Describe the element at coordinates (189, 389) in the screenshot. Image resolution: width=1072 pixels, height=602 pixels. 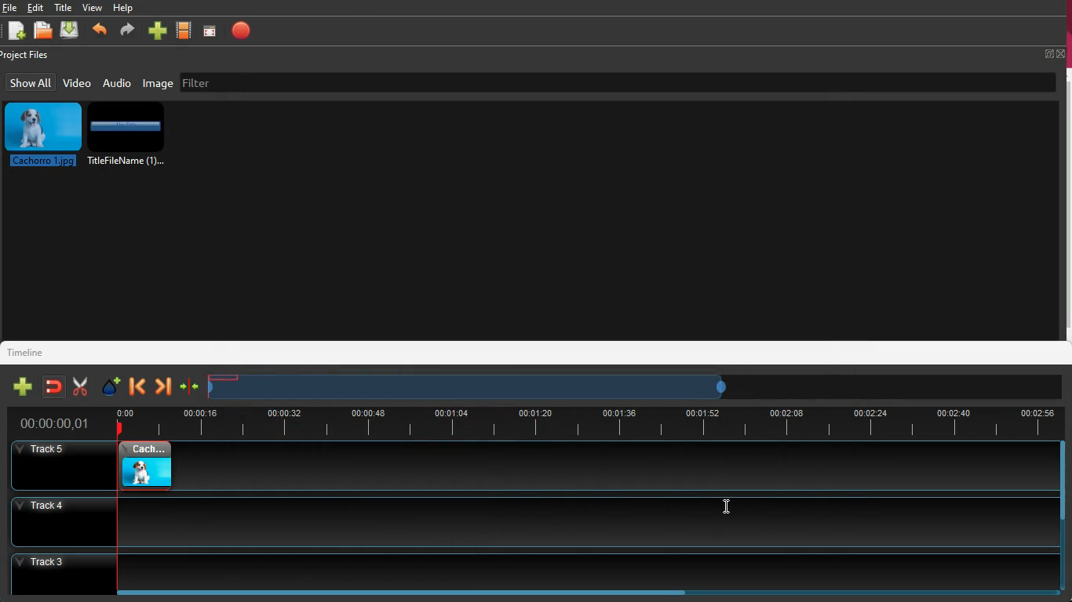
I see `compress` at that location.